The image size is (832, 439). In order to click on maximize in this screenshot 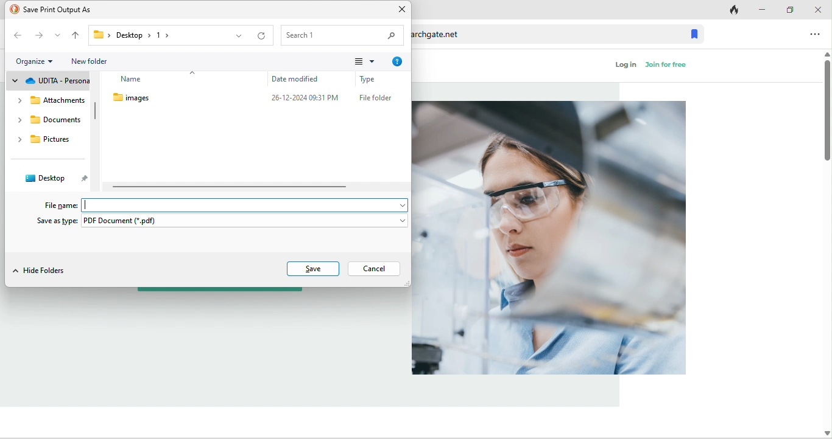, I will do `click(786, 9)`.